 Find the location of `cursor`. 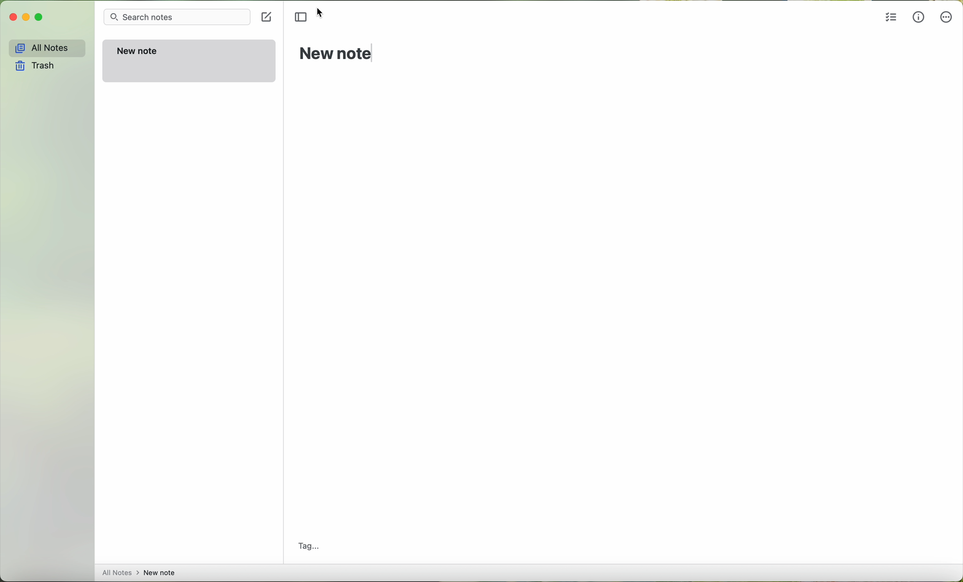

cursor is located at coordinates (320, 13).